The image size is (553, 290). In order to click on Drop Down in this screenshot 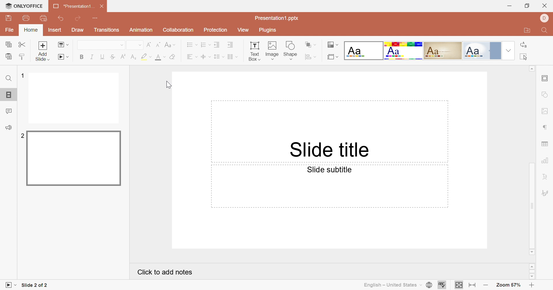, I will do `click(139, 45)`.